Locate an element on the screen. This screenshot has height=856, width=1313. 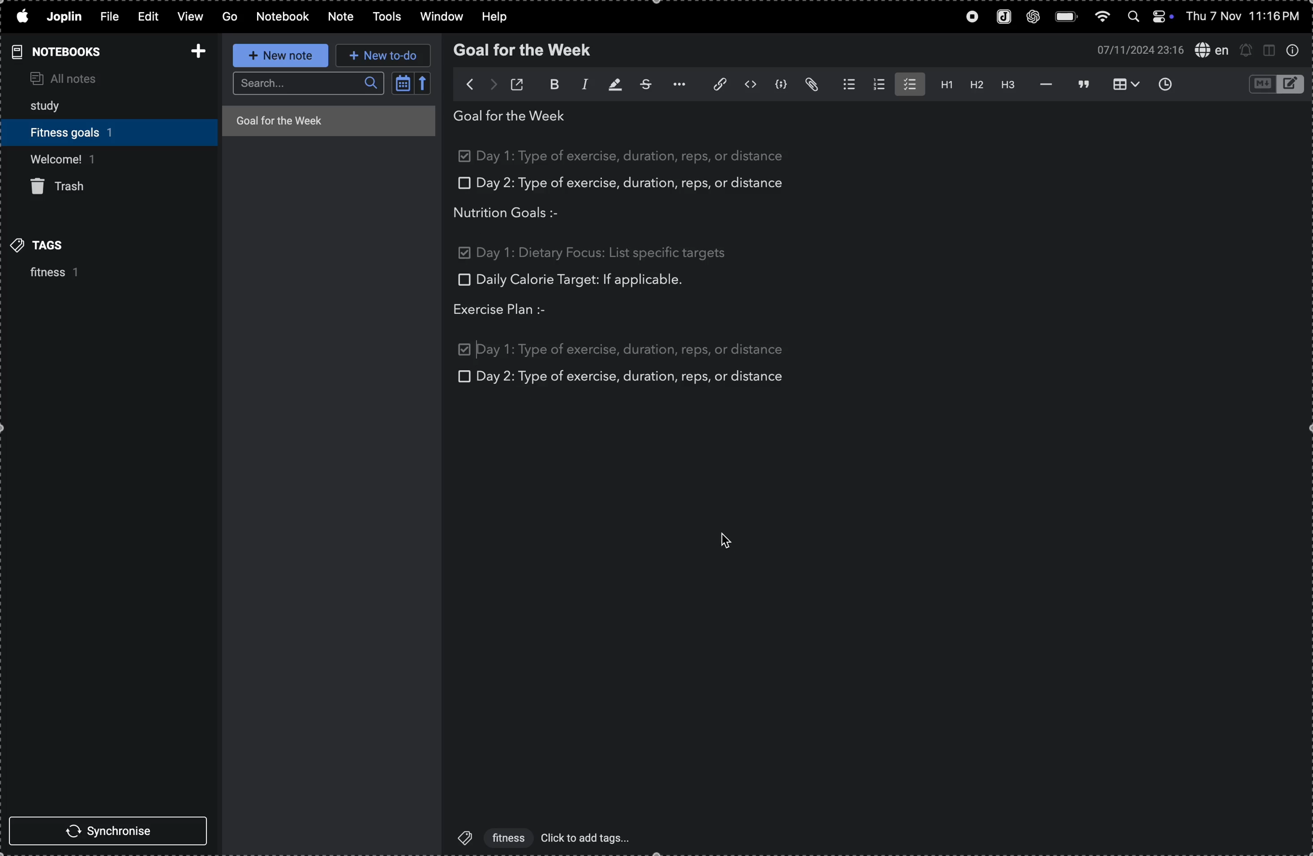
 day 2: type of exercise, duration, reps, or distance is located at coordinates (636, 184).